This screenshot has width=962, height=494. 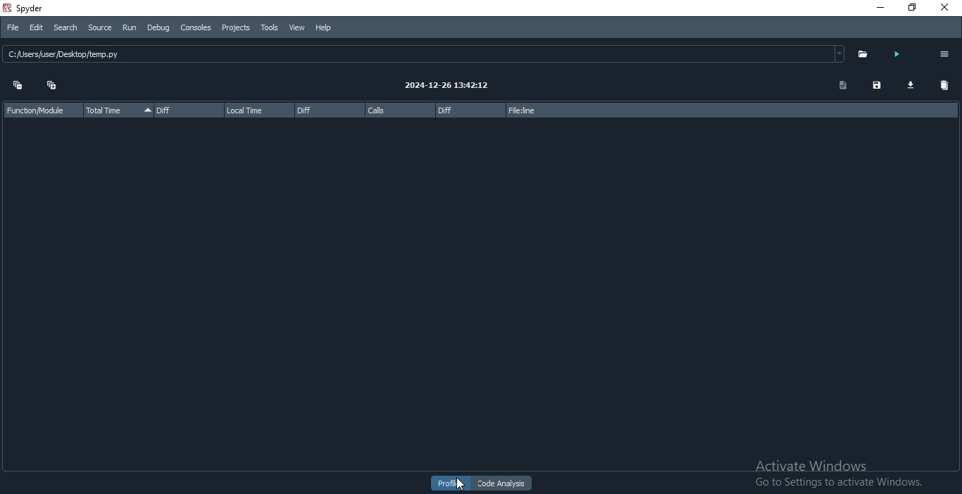 I want to click on diff, so click(x=187, y=109).